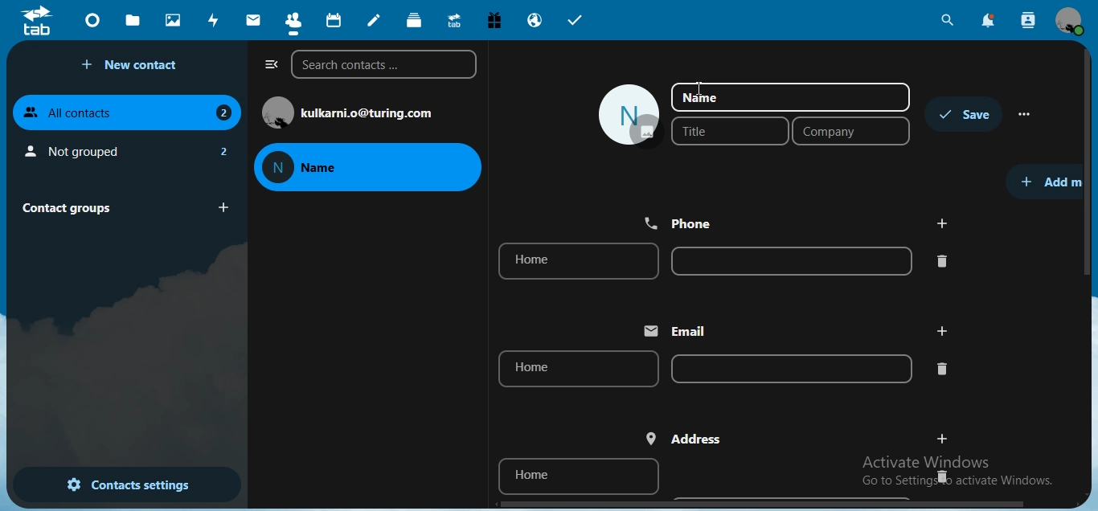 This screenshot has width=1098, height=511. I want to click on name, so click(370, 166).